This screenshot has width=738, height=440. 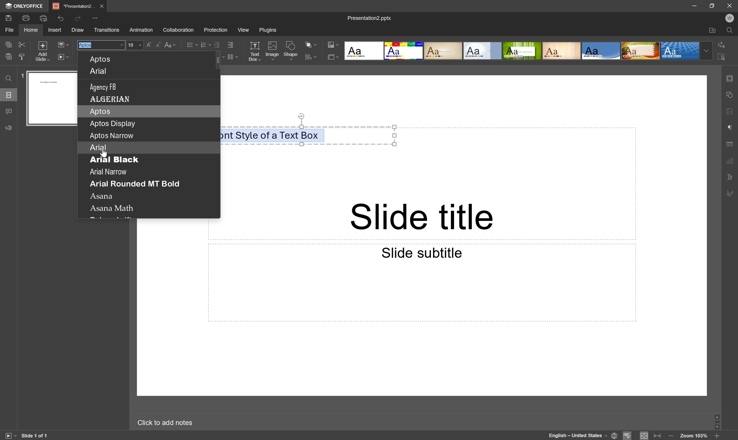 I want to click on Protection, so click(x=215, y=30).